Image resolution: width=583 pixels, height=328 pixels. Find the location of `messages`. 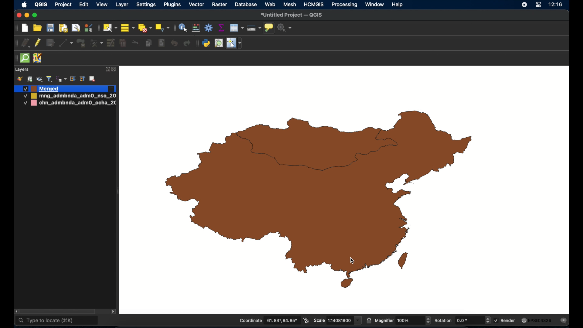

messages is located at coordinates (565, 321).